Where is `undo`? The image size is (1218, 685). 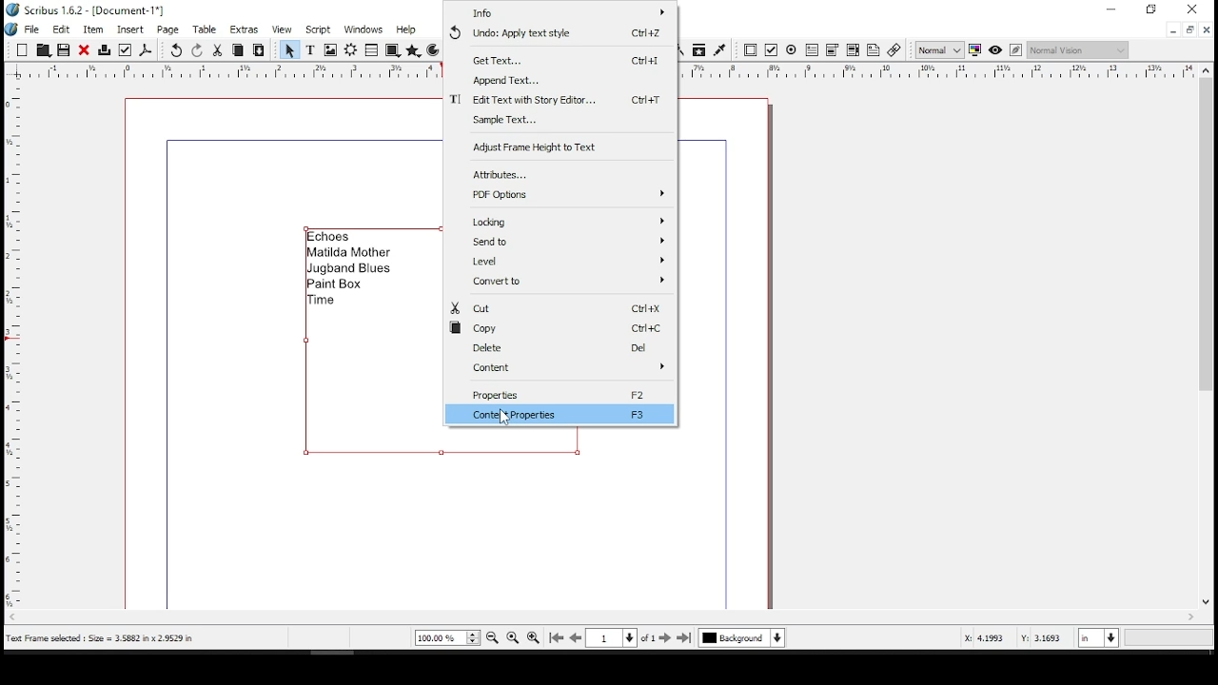 undo is located at coordinates (556, 32).